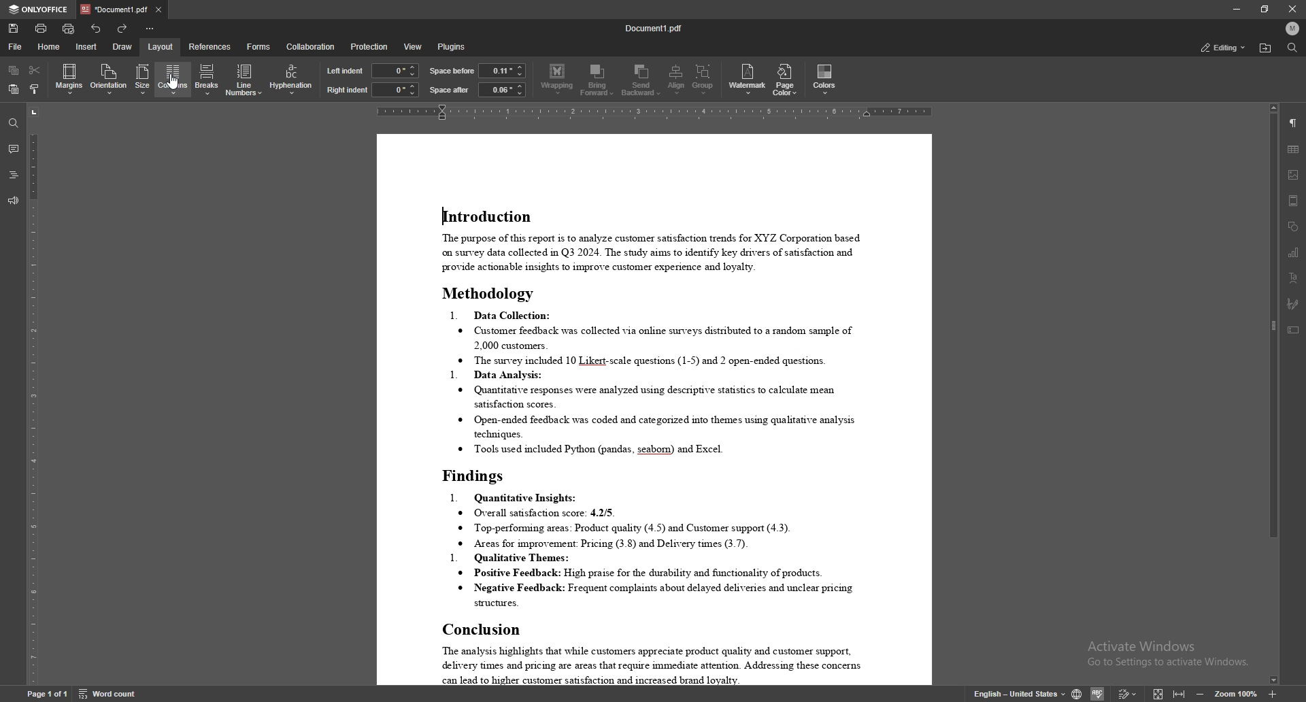 The image size is (1306, 702). Describe the element at coordinates (14, 89) in the screenshot. I see `paste` at that location.